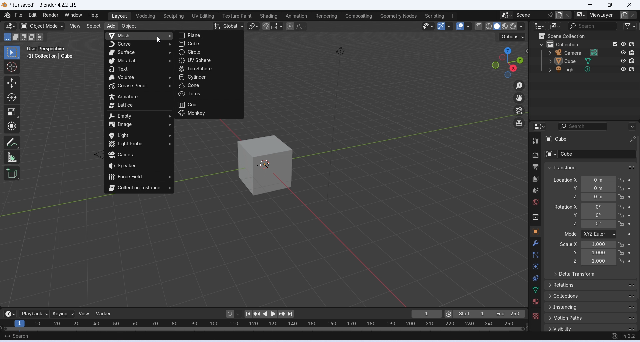  Describe the element at coordinates (47, 48) in the screenshot. I see `user perspective` at that location.